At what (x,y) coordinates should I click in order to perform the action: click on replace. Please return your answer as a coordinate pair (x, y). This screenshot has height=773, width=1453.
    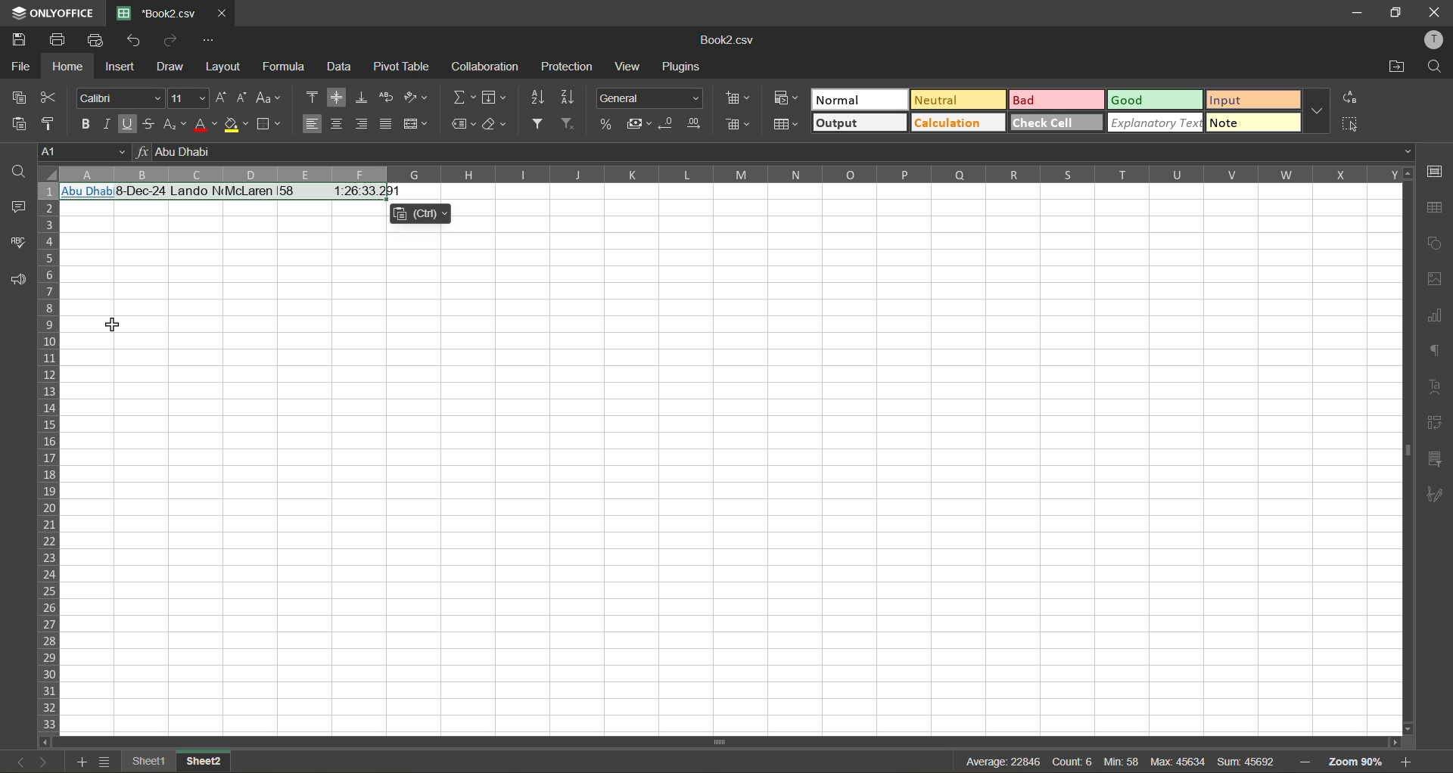
    Looking at the image, I should click on (1352, 98).